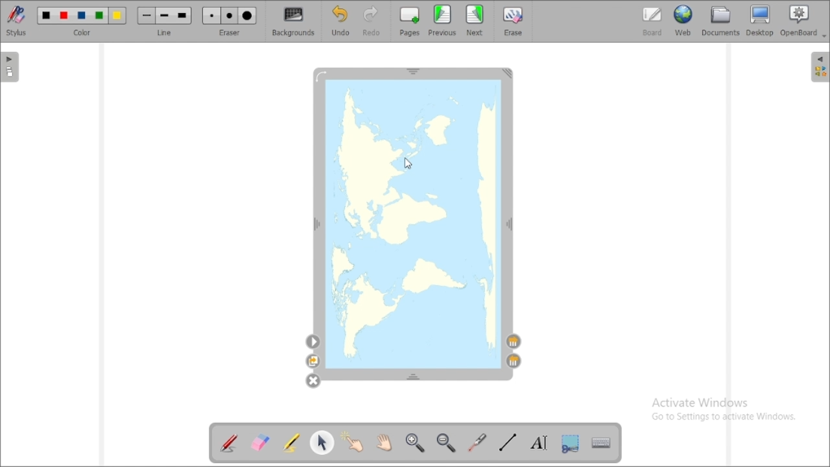 The width and height of the screenshot is (830, 467). What do you see at coordinates (292, 21) in the screenshot?
I see `backgrounds` at bounding box center [292, 21].